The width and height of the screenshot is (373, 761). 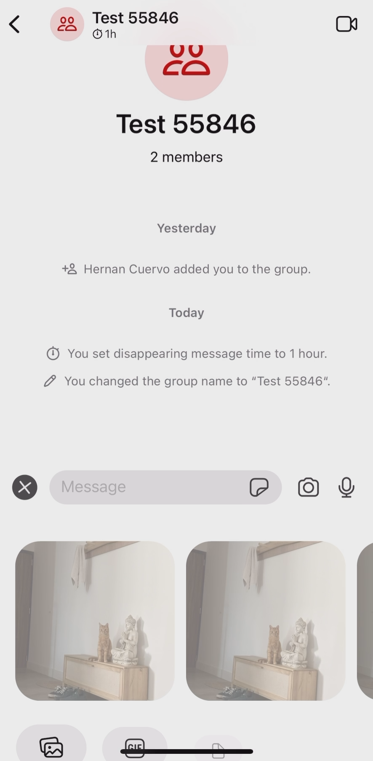 I want to click on voice record, so click(x=346, y=483).